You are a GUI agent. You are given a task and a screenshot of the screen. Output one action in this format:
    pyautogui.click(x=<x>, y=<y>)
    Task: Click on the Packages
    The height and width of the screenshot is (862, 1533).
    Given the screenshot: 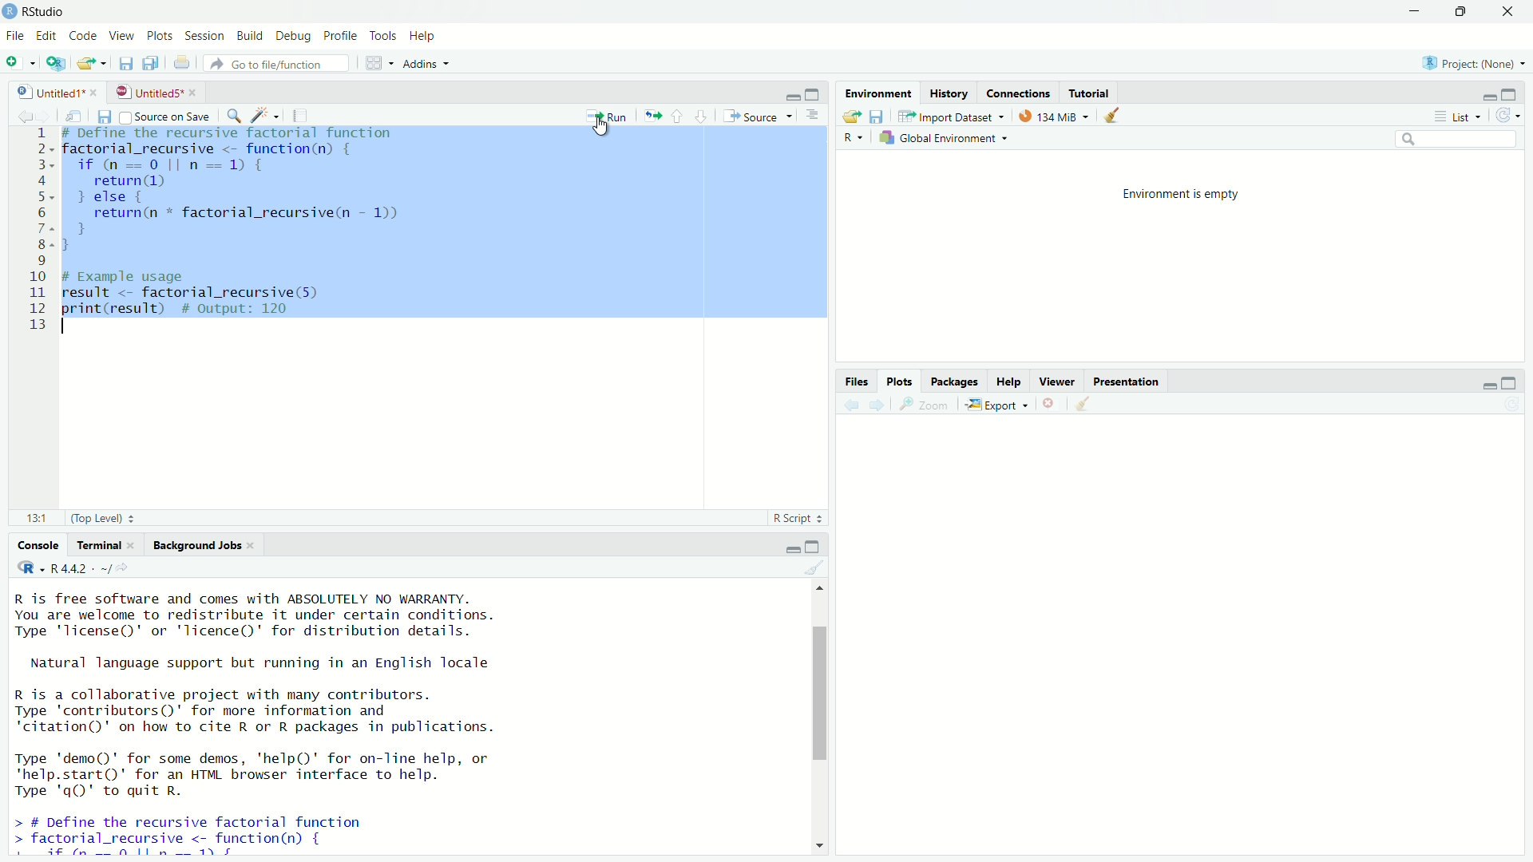 What is the action you would take?
    pyautogui.click(x=957, y=379)
    